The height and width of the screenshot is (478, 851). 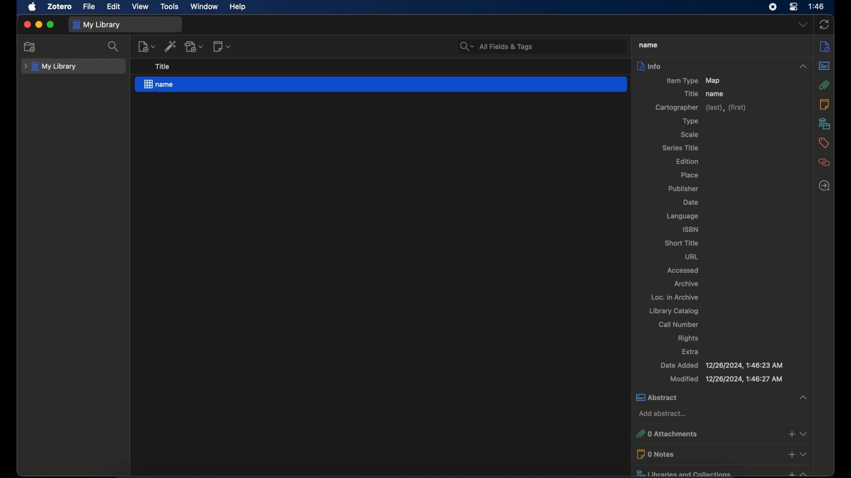 What do you see at coordinates (675, 297) in the screenshot?
I see `loc. in archive` at bounding box center [675, 297].